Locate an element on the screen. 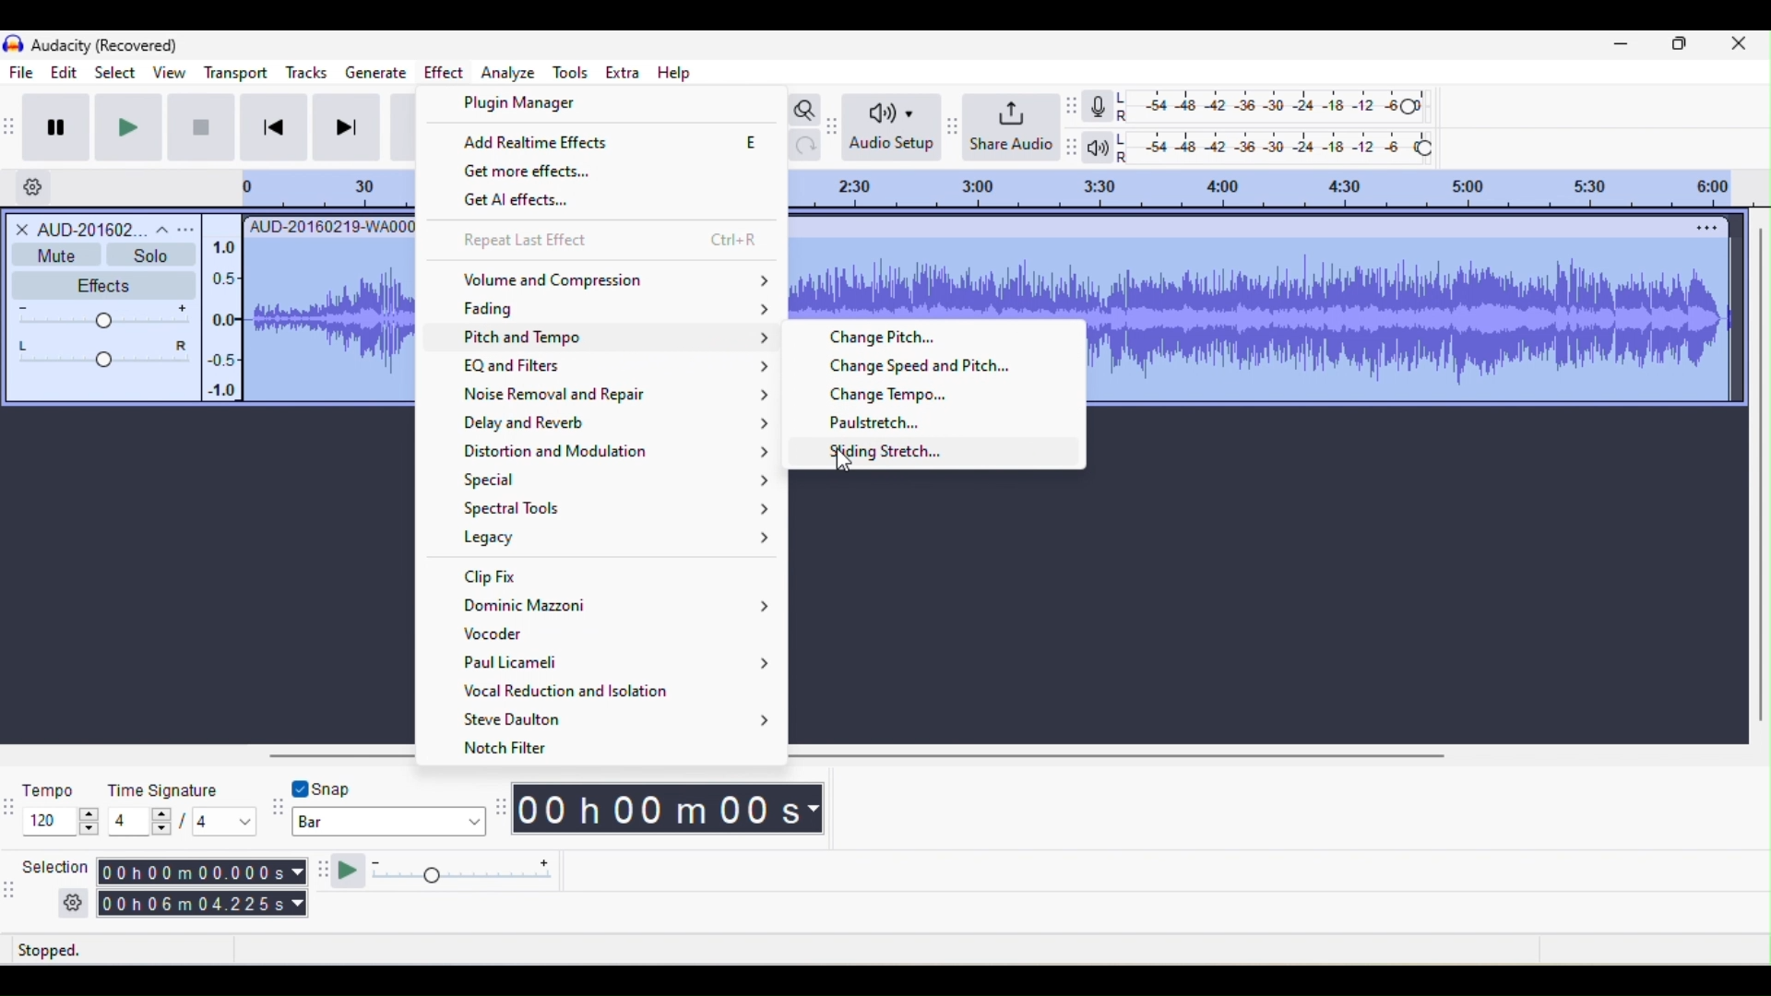 This screenshot has width=1771, height=996. audacity selection toolbar is located at coordinates (11, 888).